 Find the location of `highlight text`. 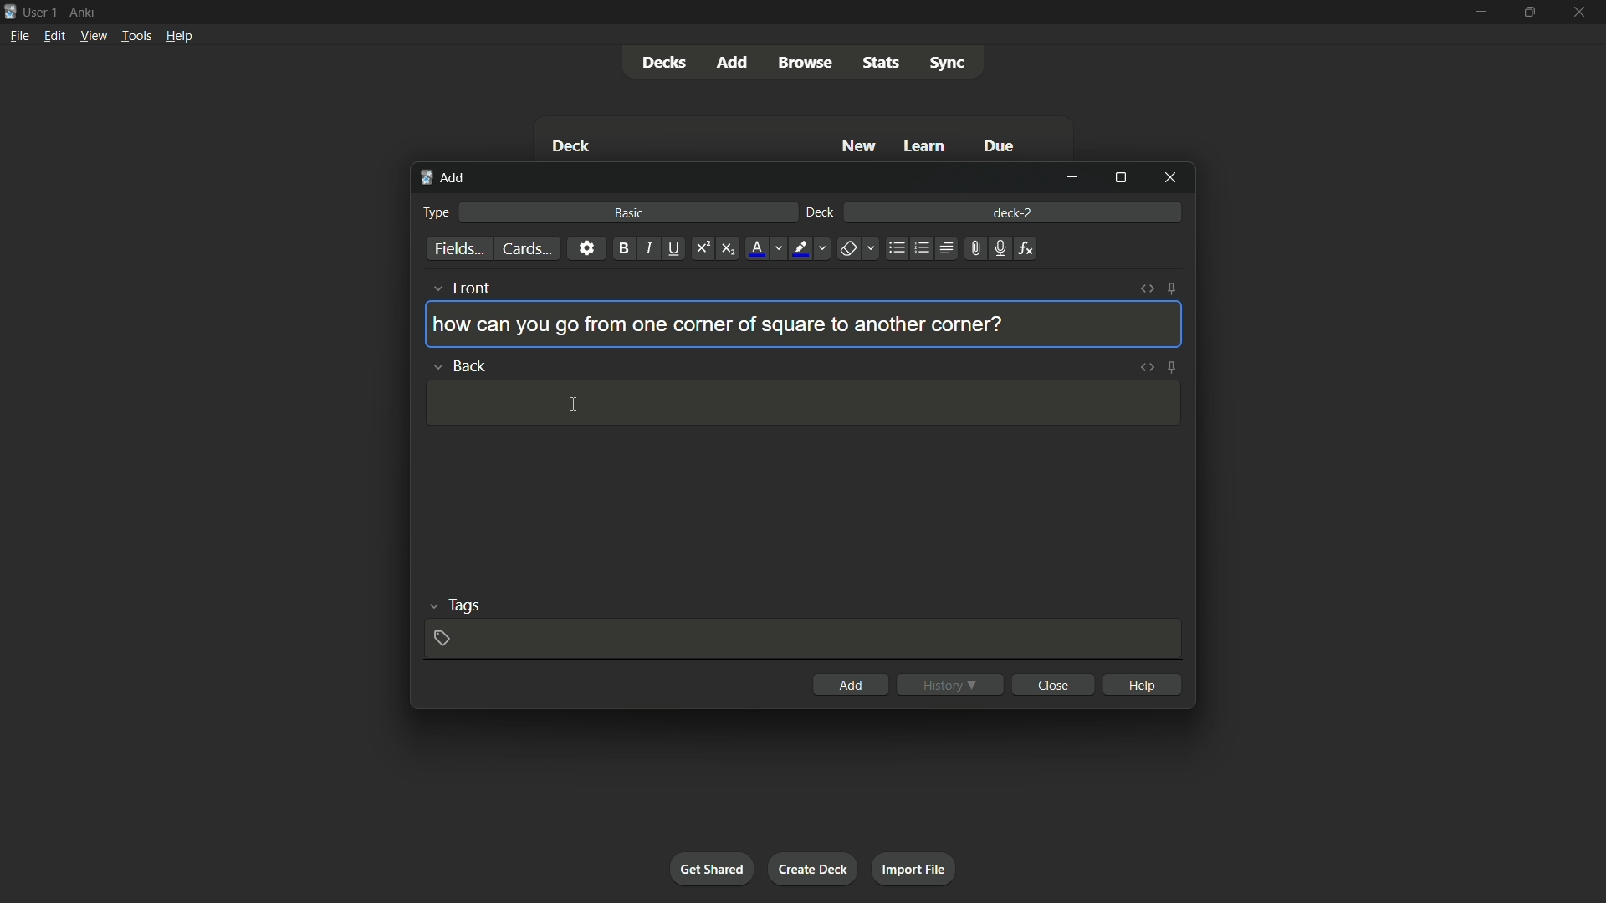

highlight text is located at coordinates (810, 249).